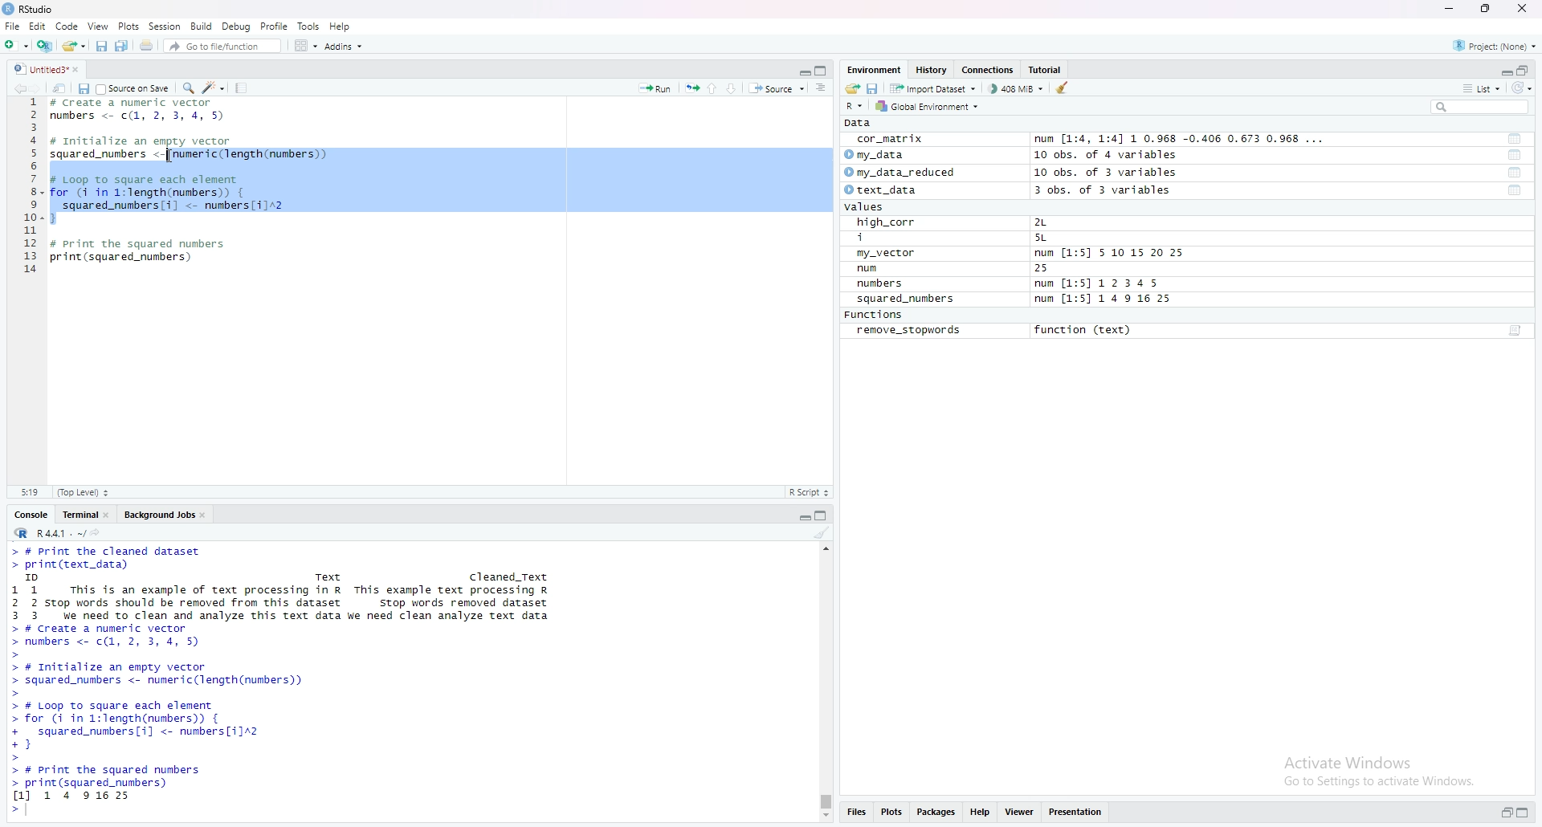 This screenshot has height=827, width=1542. I want to click on RStudio, so click(31, 9).